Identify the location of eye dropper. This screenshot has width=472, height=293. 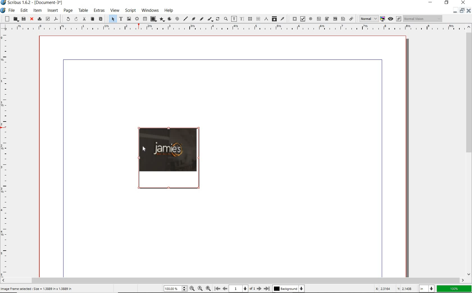
(283, 19).